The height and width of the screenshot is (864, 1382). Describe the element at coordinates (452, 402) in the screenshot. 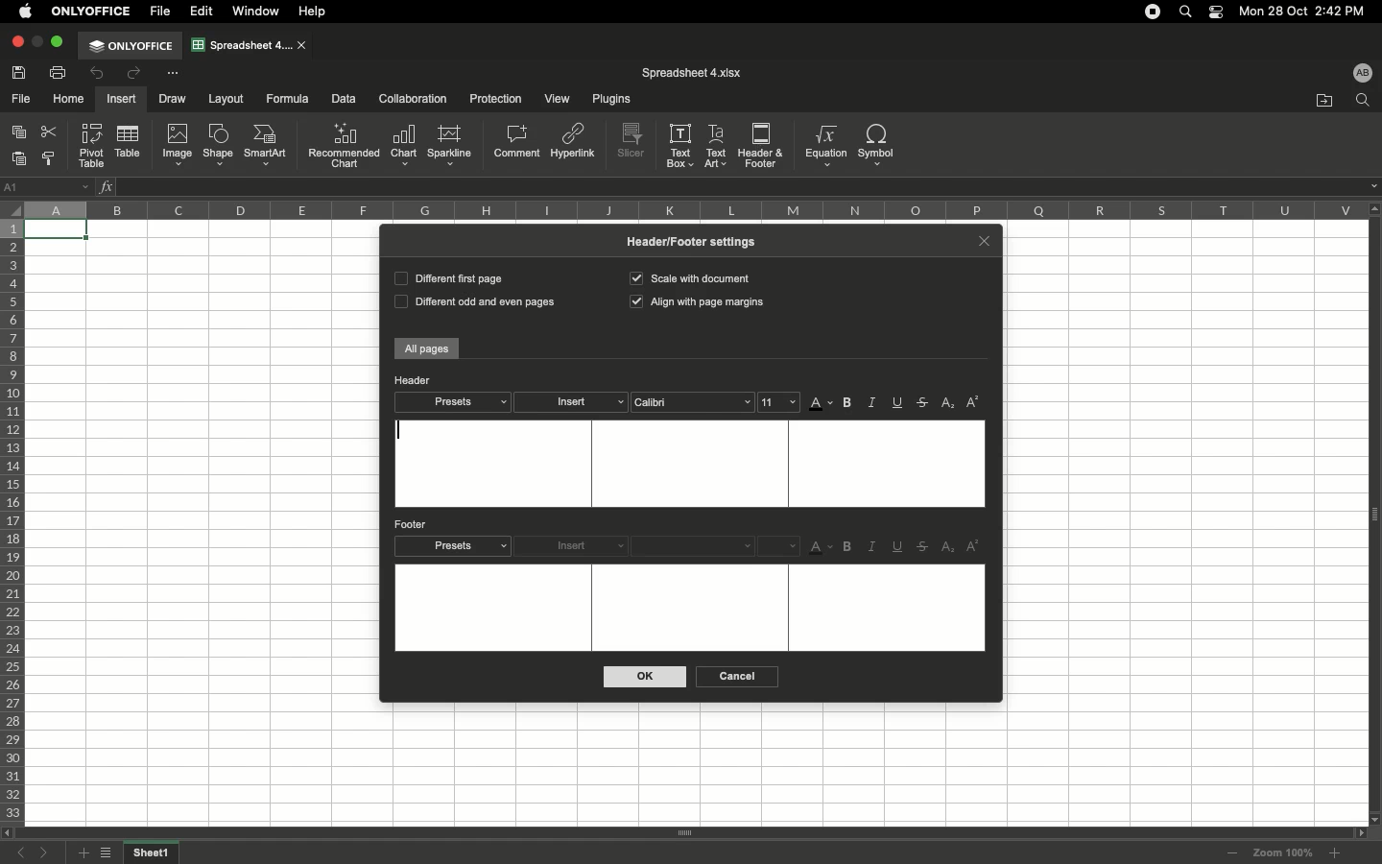

I see `Presets` at that location.